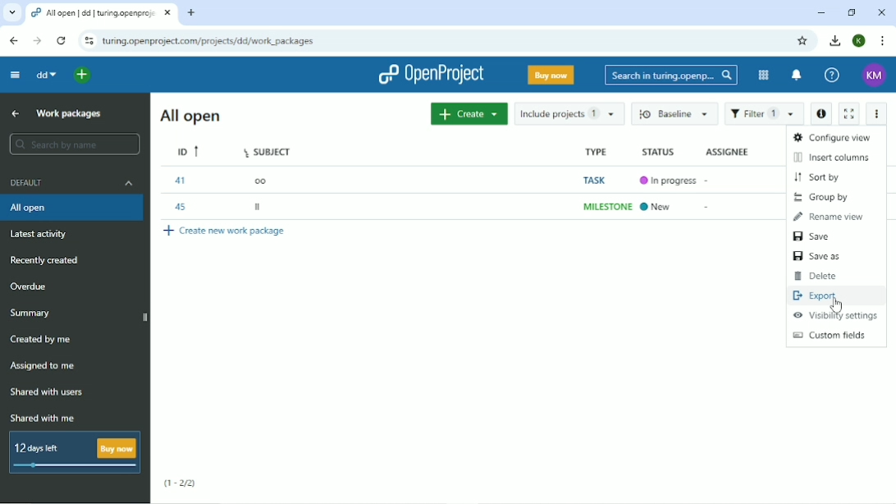 This screenshot has height=504, width=896. I want to click on Close, so click(881, 12).